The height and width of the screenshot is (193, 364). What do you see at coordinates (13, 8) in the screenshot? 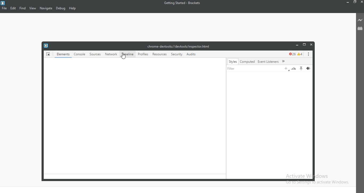
I see `Edit` at bounding box center [13, 8].